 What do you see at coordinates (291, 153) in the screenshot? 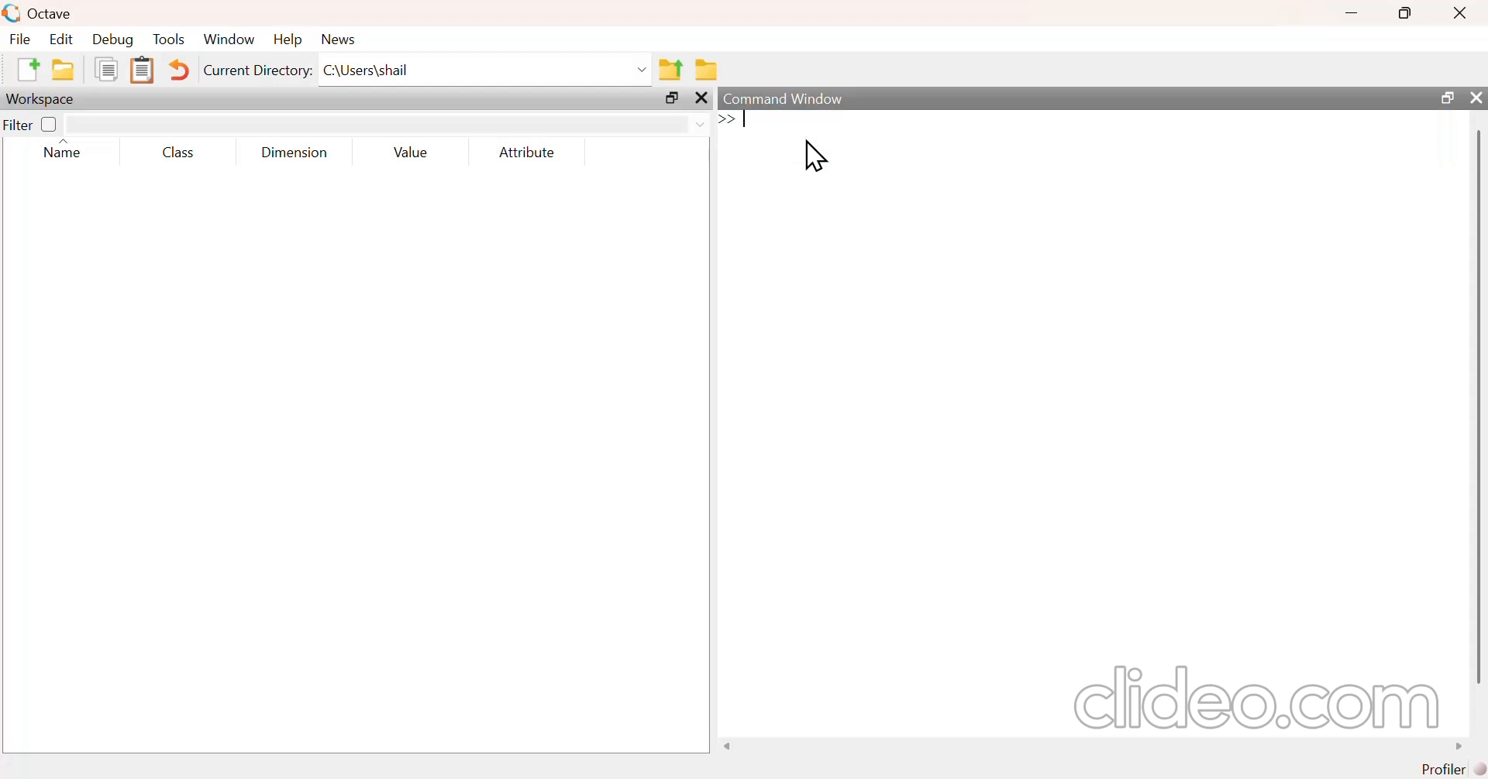
I see `dimension` at bounding box center [291, 153].